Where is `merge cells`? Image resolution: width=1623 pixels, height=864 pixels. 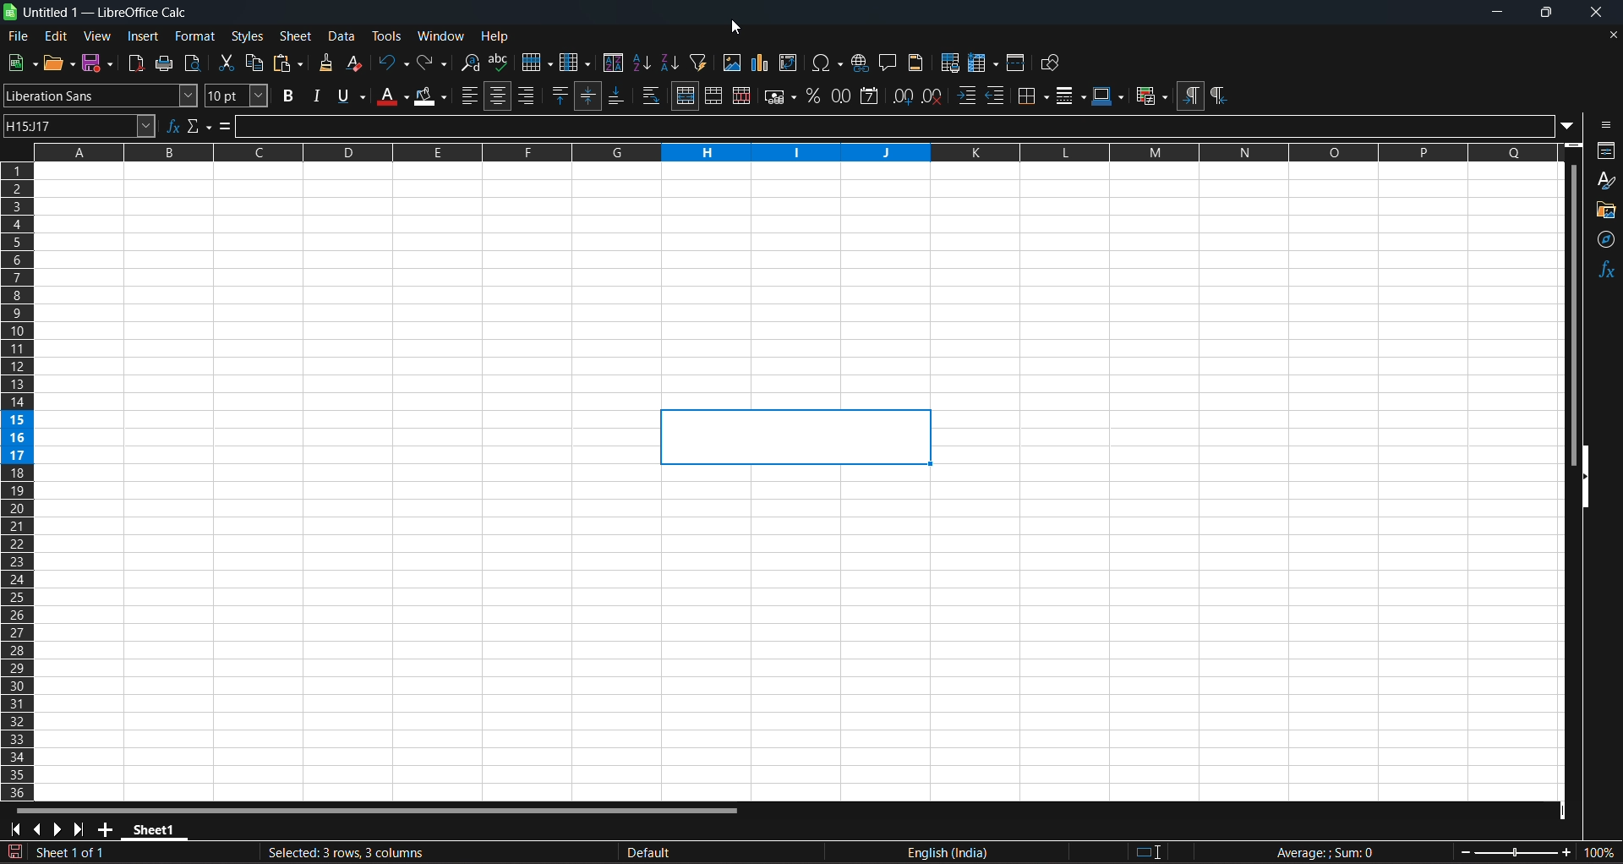
merge cells is located at coordinates (717, 97).